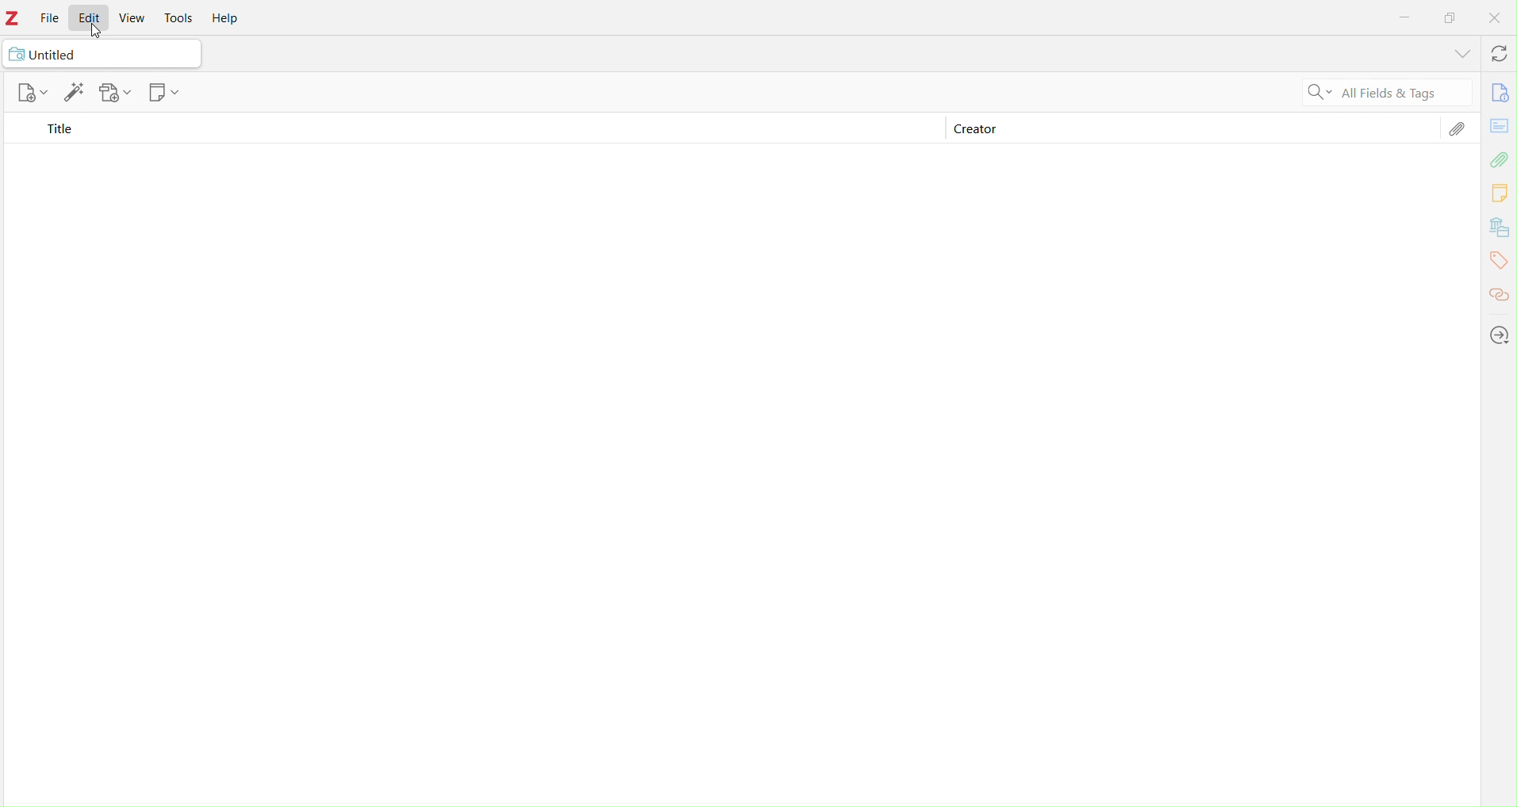 This screenshot has width=1517, height=807. I want to click on Attachment, so click(1501, 160).